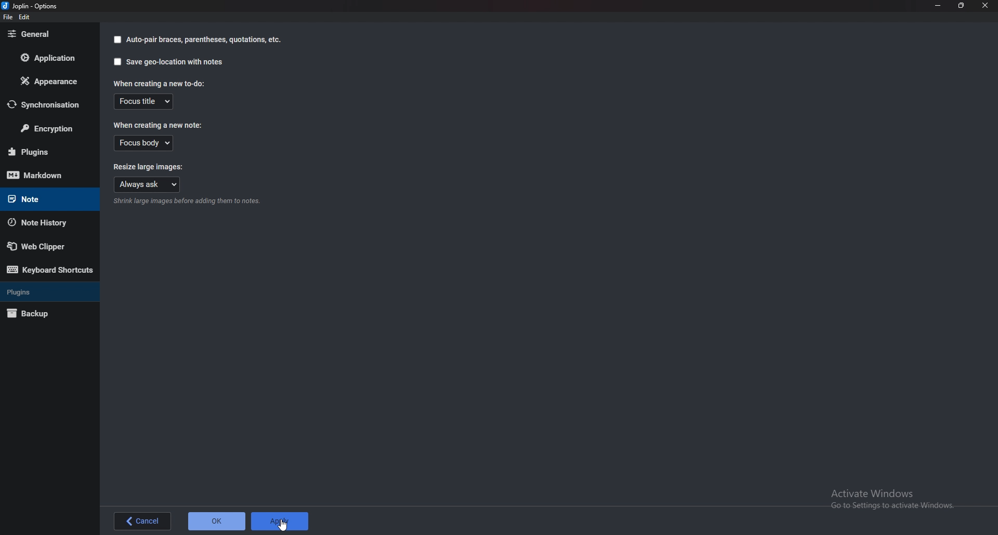 The height and width of the screenshot is (535, 998). Describe the element at coordinates (46, 291) in the screenshot. I see `Plugins` at that location.